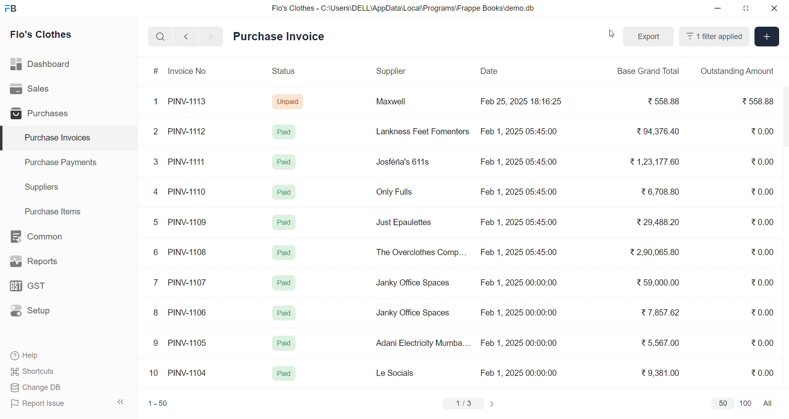  What do you see at coordinates (769, 403) in the screenshot?
I see `all` at bounding box center [769, 403].